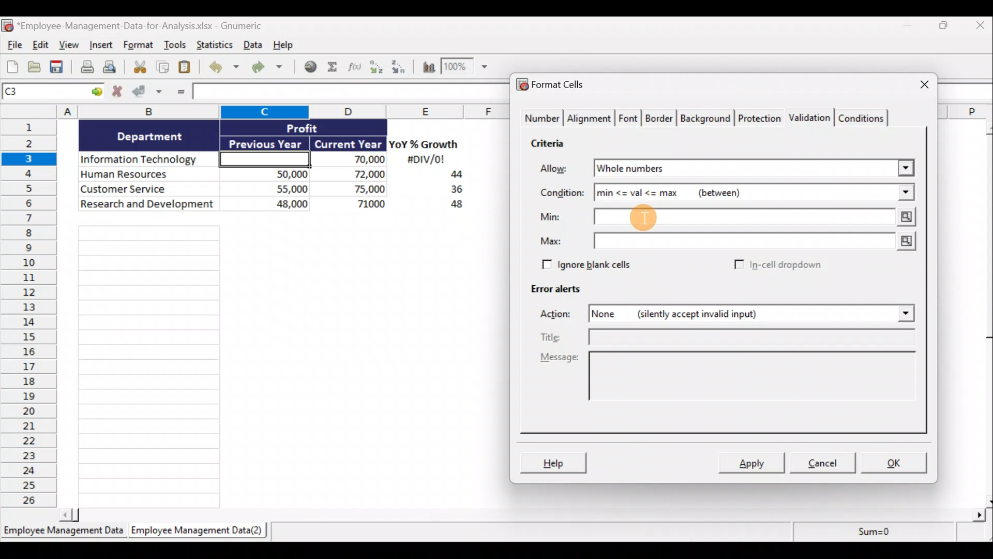 This screenshot has height=559, width=993. Describe the element at coordinates (32, 315) in the screenshot. I see `Rows` at that location.